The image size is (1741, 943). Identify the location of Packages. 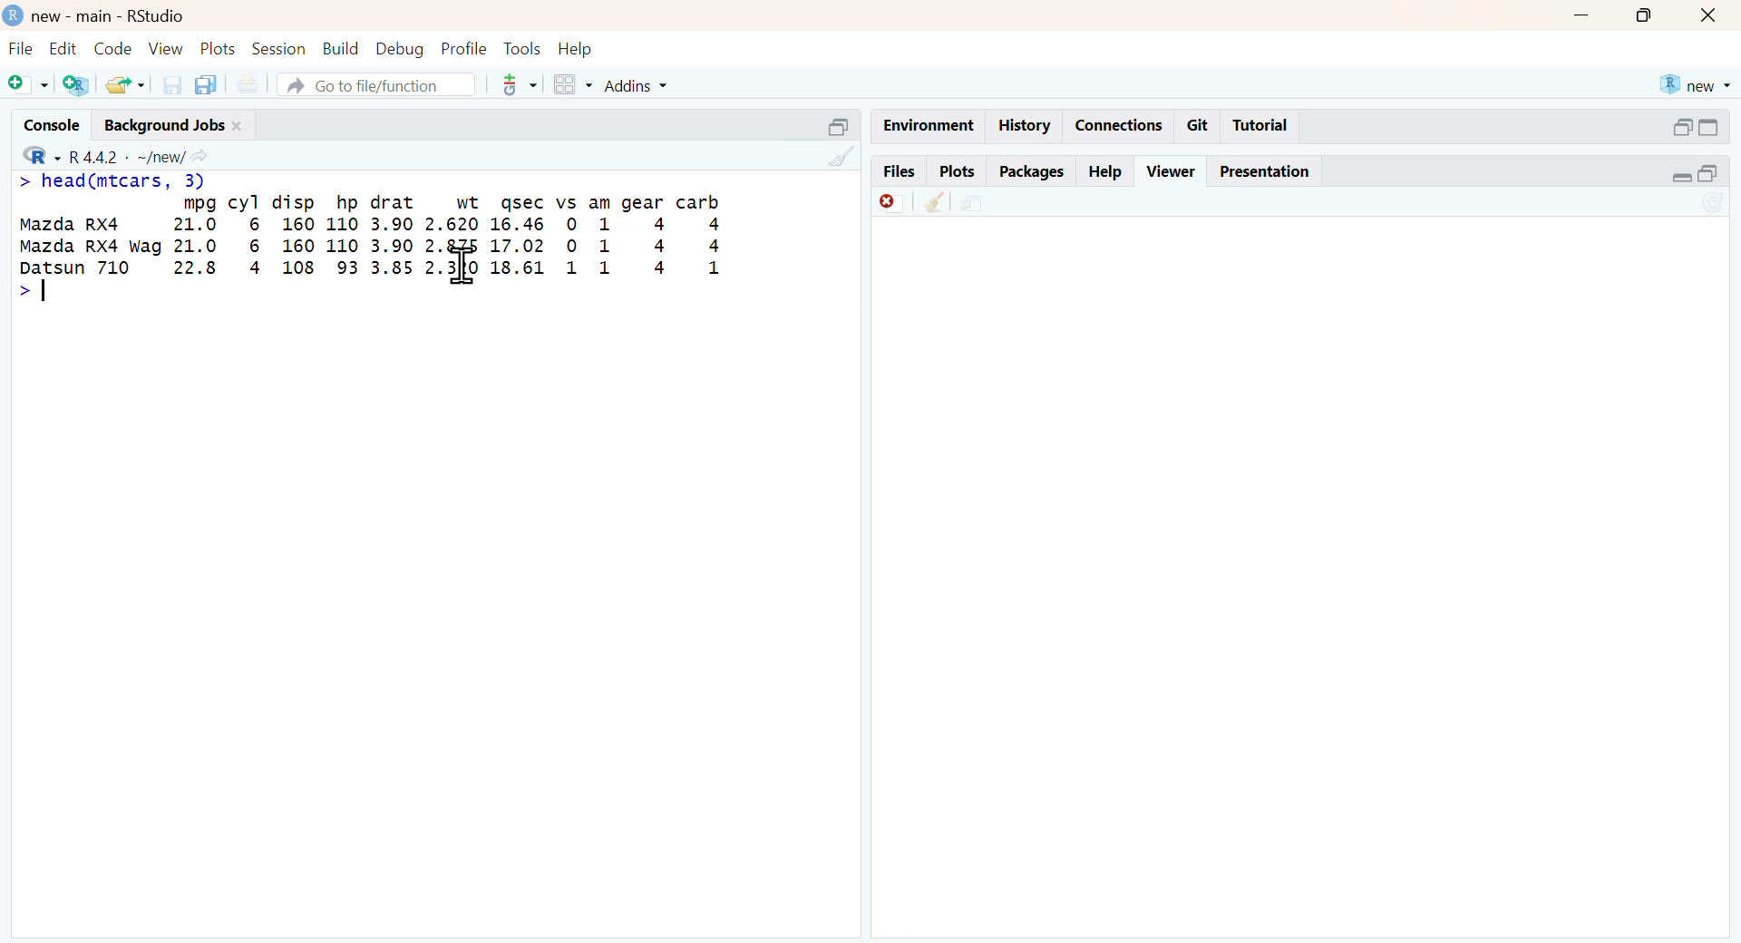
(1032, 170).